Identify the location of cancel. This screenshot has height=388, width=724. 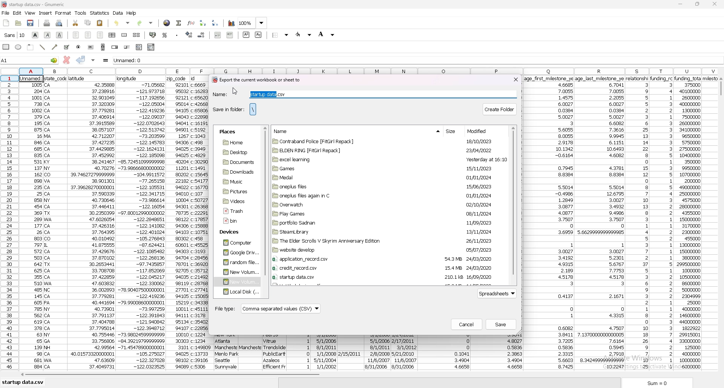
(466, 324).